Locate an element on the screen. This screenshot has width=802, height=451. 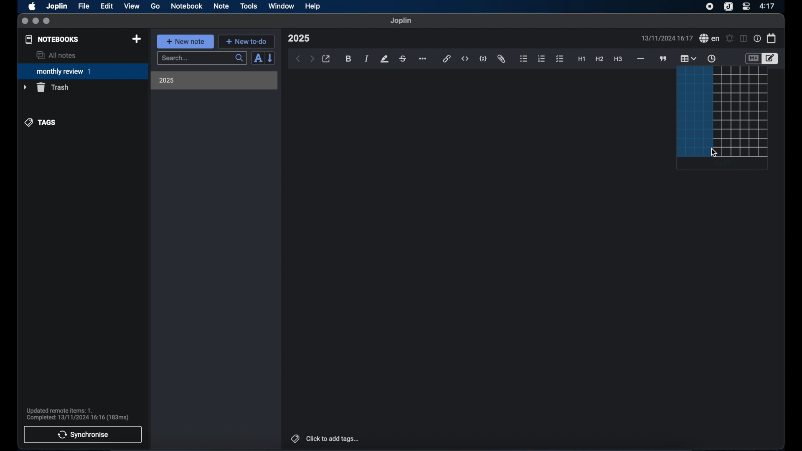
reverse sort order is located at coordinates (271, 58).